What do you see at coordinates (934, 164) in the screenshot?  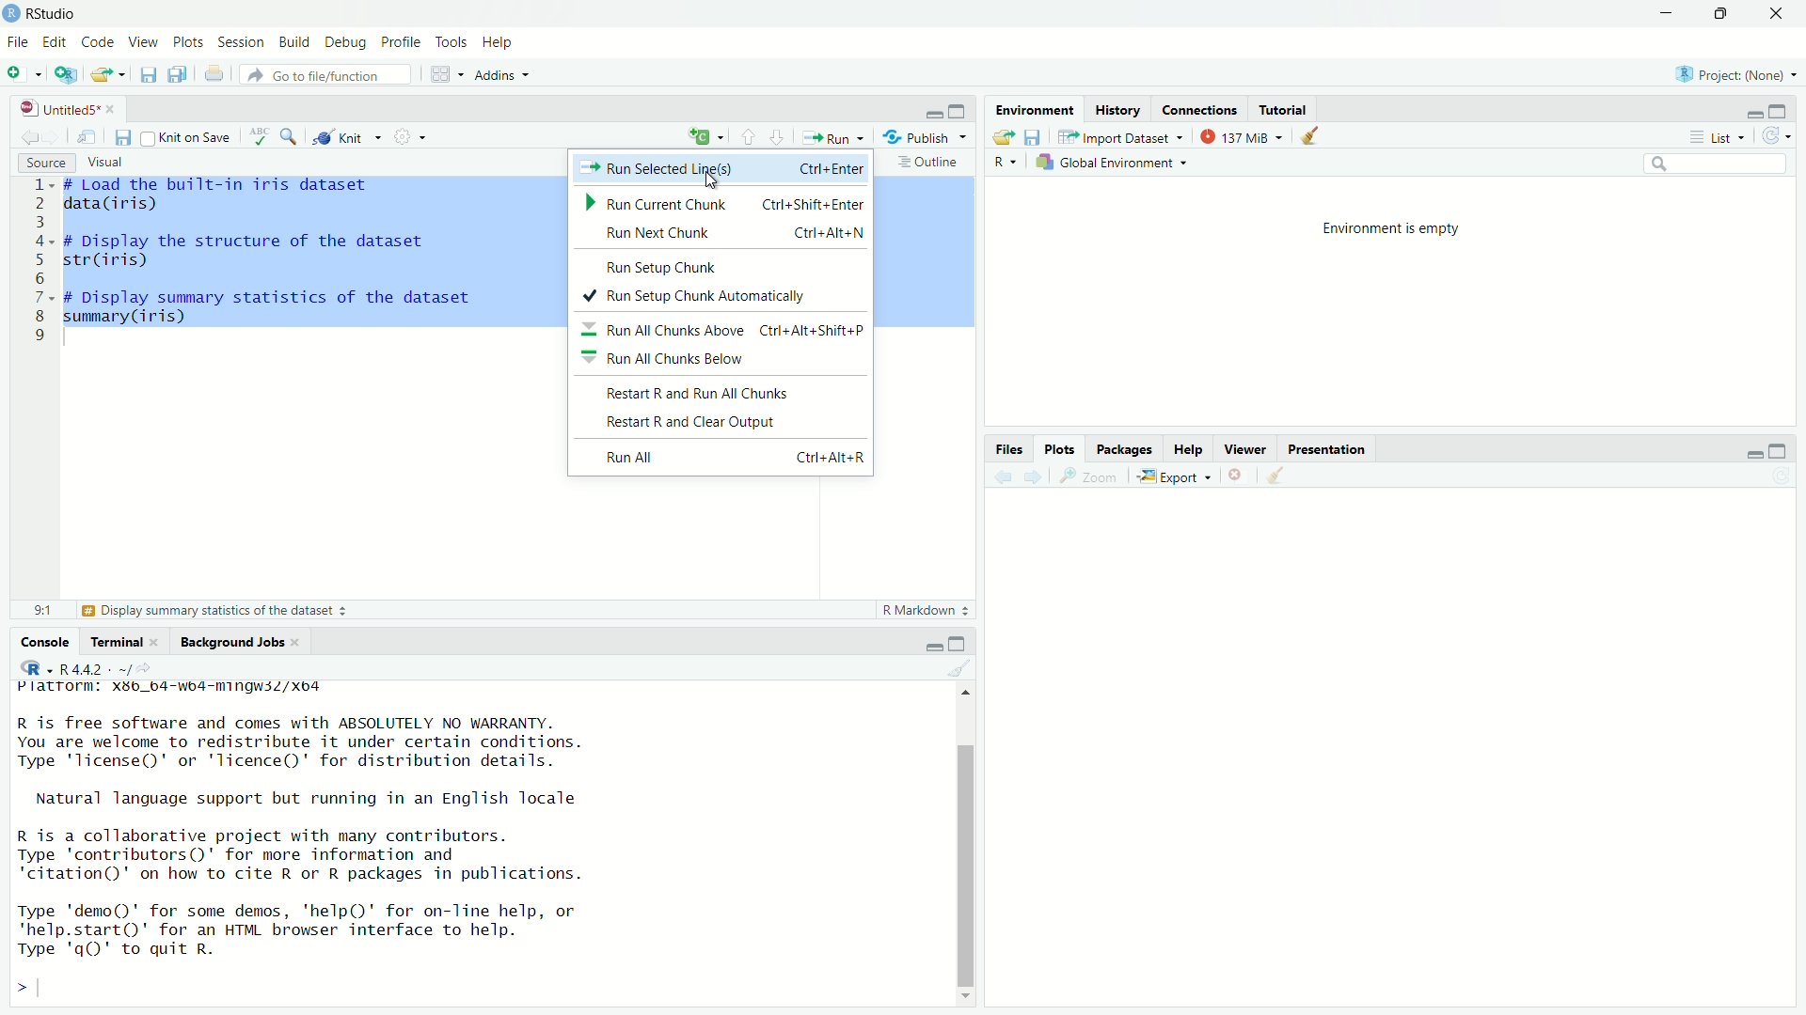 I see `Outline` at bounding box center [934, 164].